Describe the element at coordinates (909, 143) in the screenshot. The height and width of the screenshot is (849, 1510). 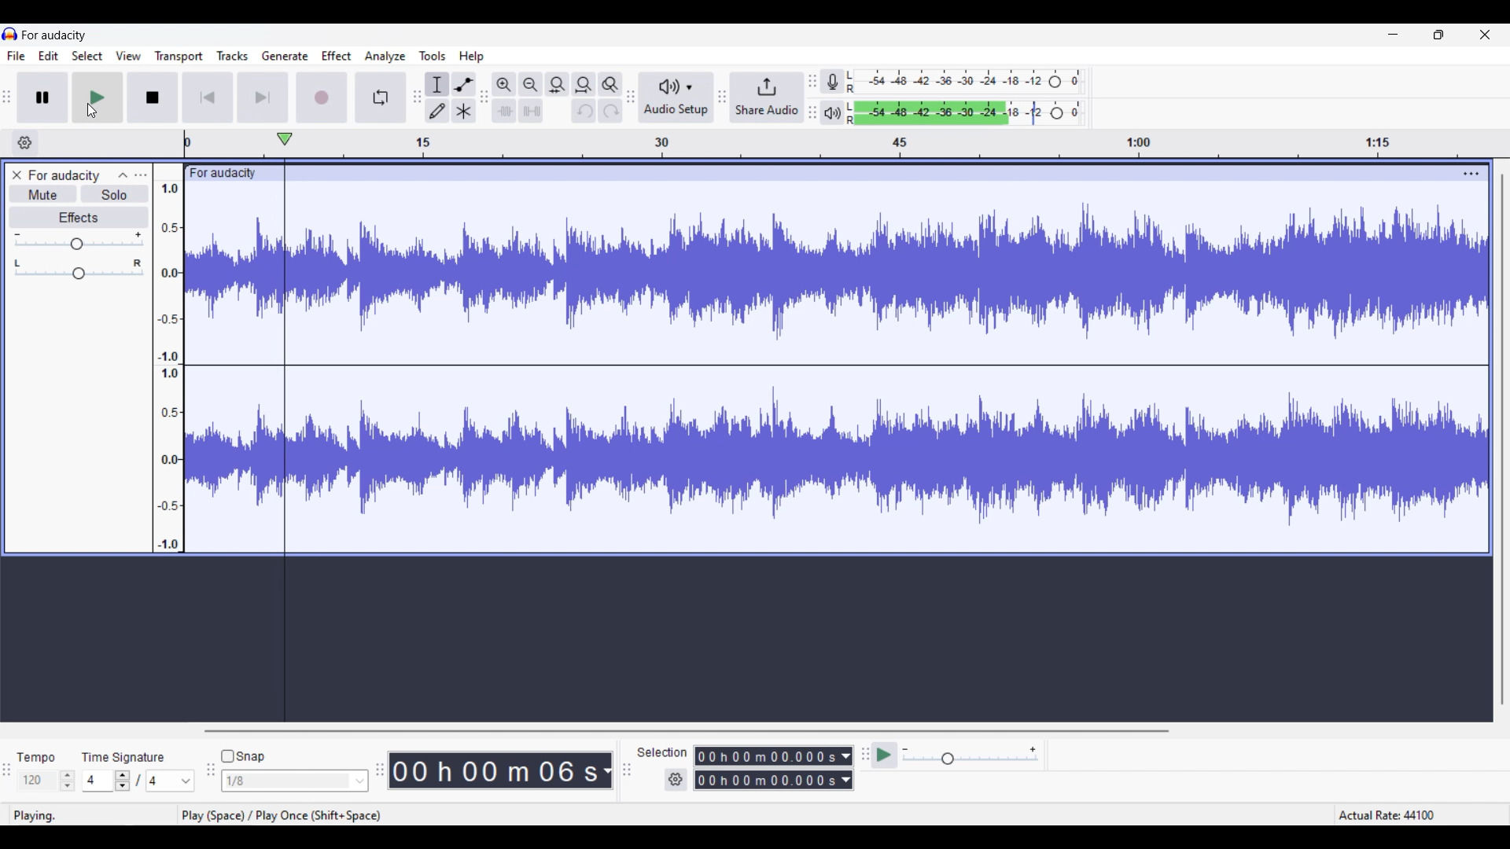
I see `Scale to measure length of track` at that location.